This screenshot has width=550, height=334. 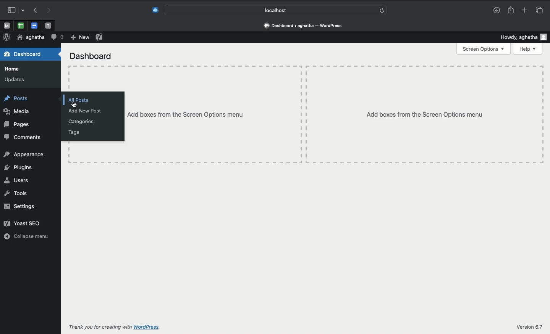 What do you see at coordinates (91, 56) in the screenshot?
I see `Dashboard` at bounding box center [91, 56].